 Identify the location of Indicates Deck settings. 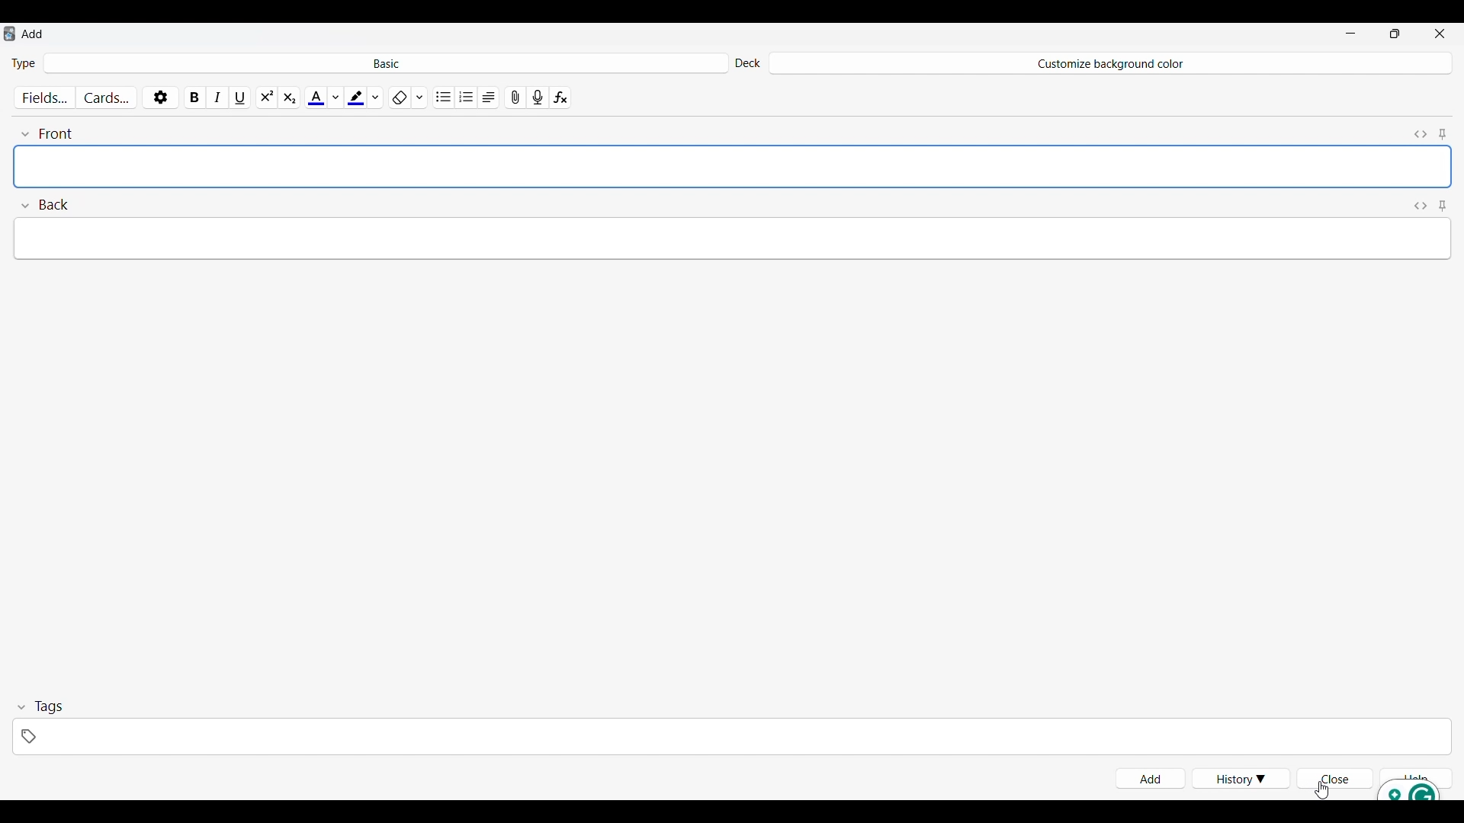
(747, 63).